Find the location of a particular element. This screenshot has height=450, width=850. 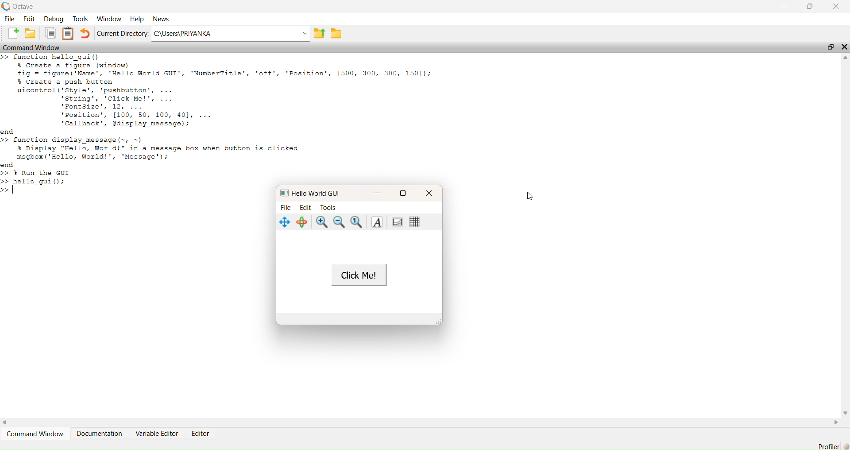

Documentation is located at coordinates (100, 433).